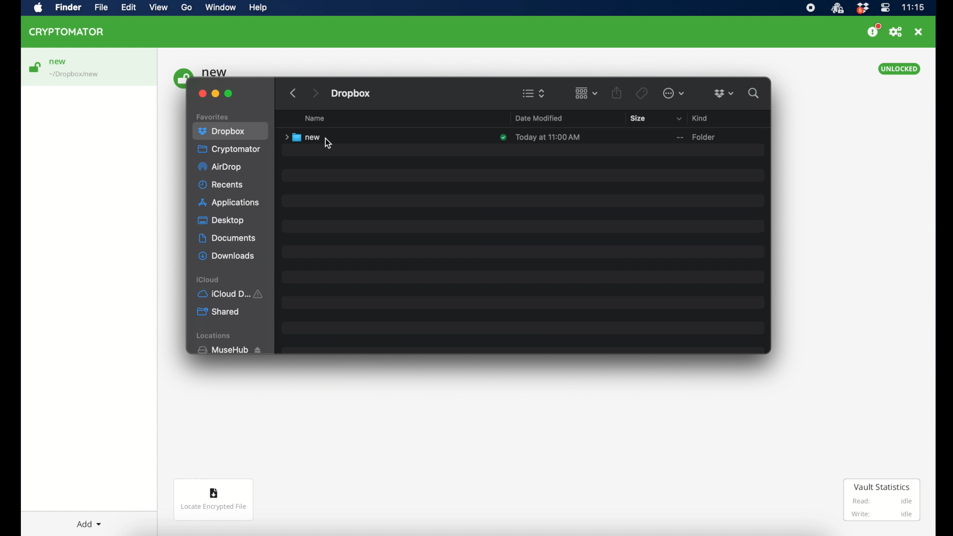 Image resolution: width=953 pixels, height=536 pixels. Describe the element at coordinates (258, 7) in the screenshot. I see `help` at that location.